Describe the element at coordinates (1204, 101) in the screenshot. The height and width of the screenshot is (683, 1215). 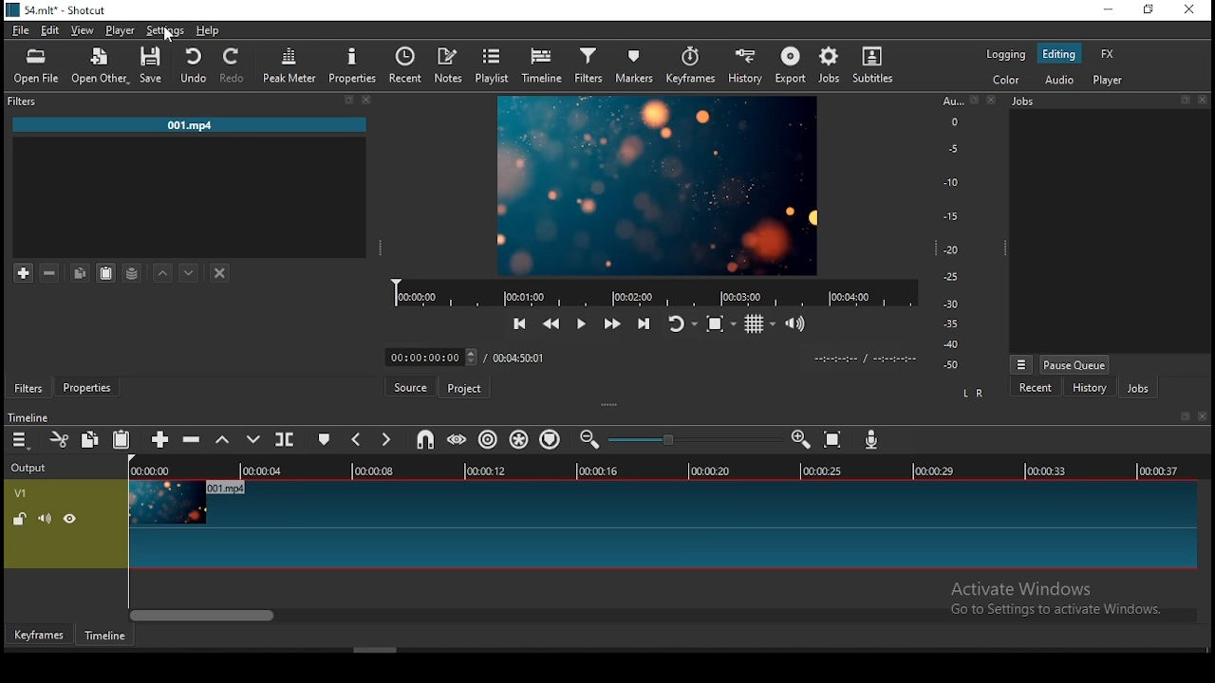
I see `close` at that location.